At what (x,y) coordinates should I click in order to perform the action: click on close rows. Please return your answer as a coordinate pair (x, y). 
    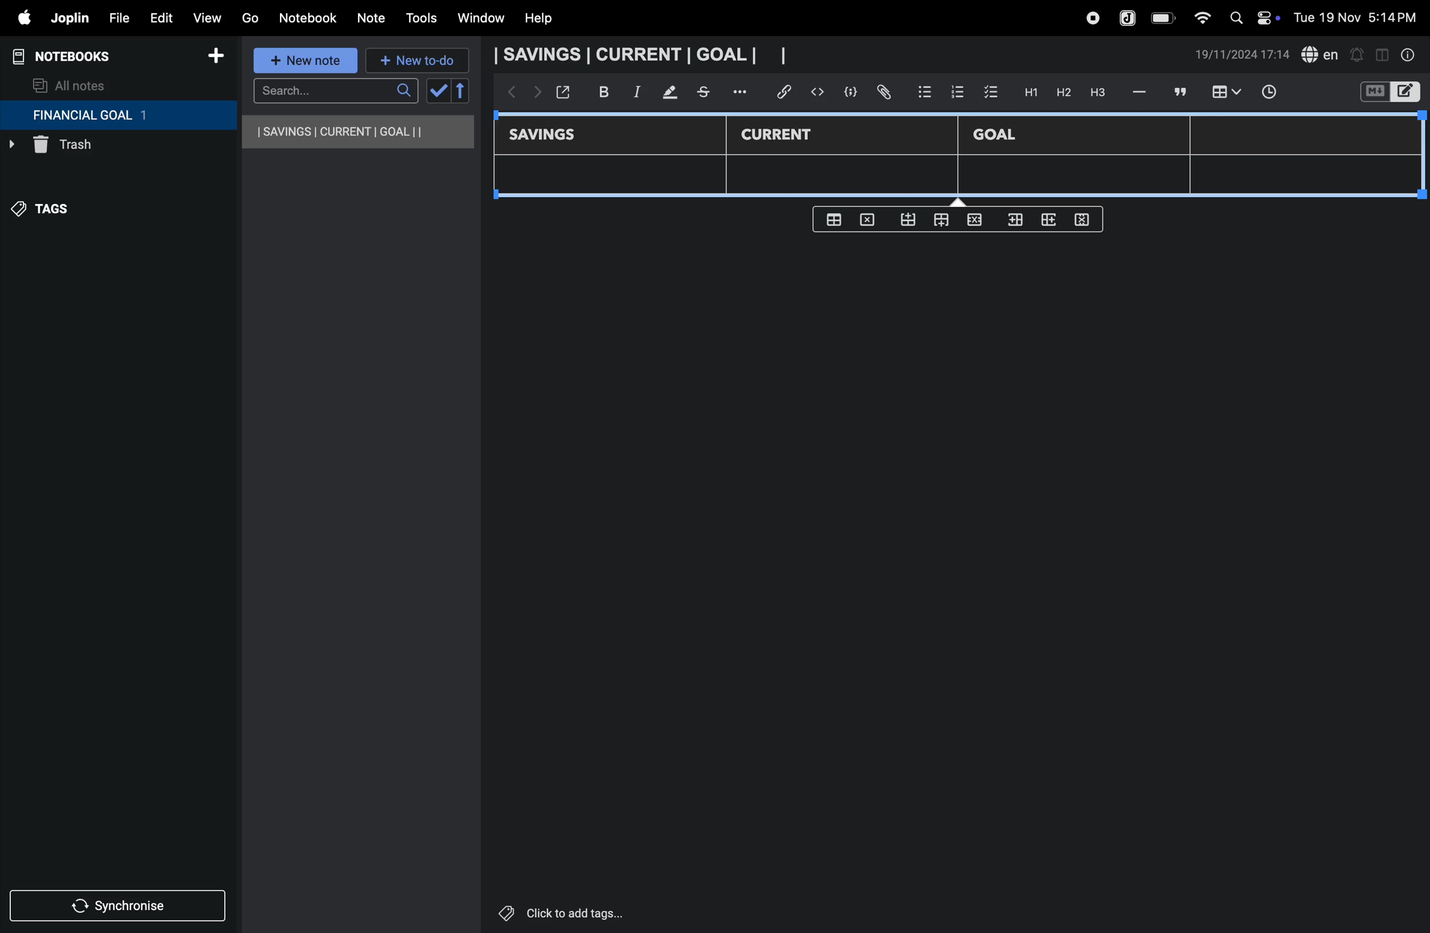
    Looking at the image, I should click on (973, 222).